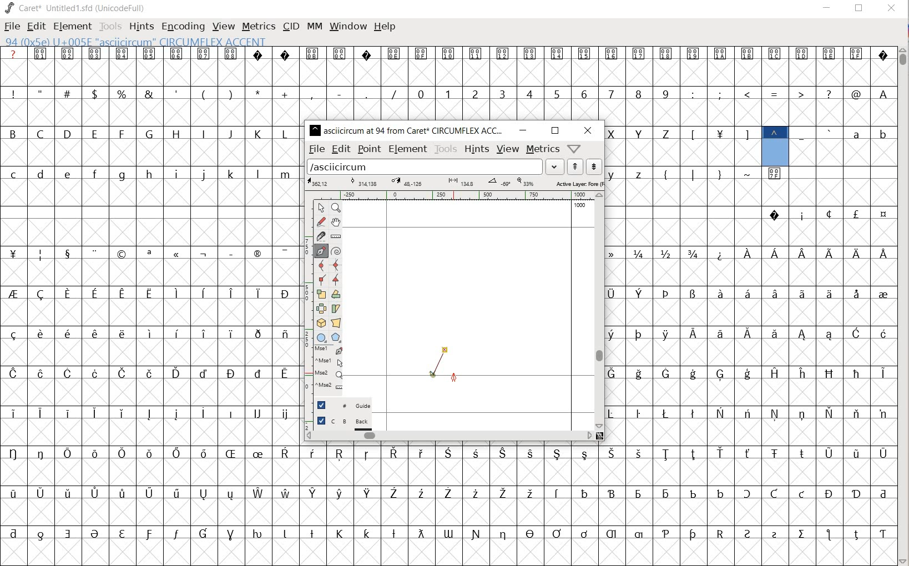  What do you see at coordinates (338, 208) in the screenshot?
I see `MAGNIFY` at bounding box center [338, 208].